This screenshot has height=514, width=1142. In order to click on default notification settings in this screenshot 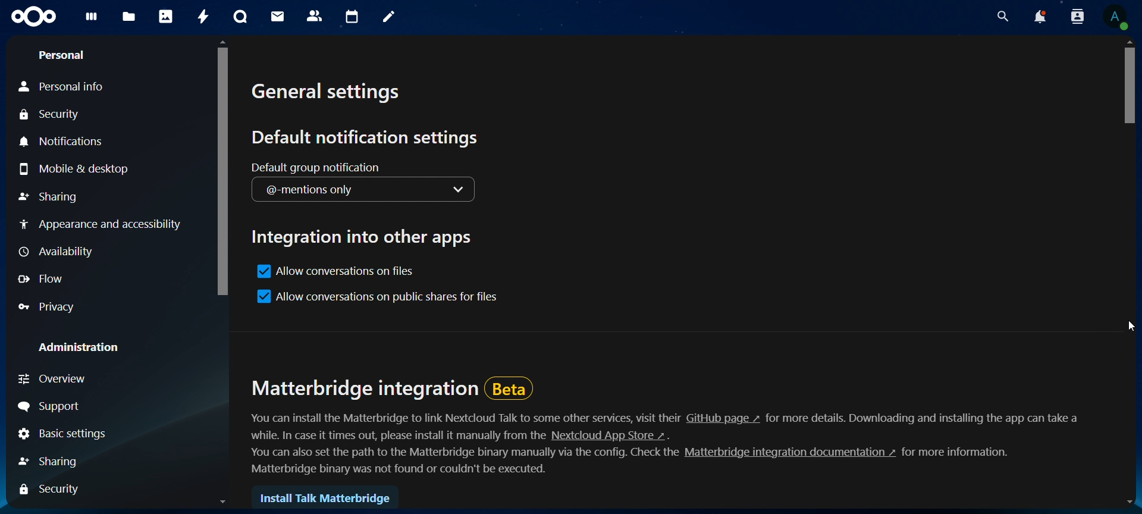, I will do `click(369, 136)`.